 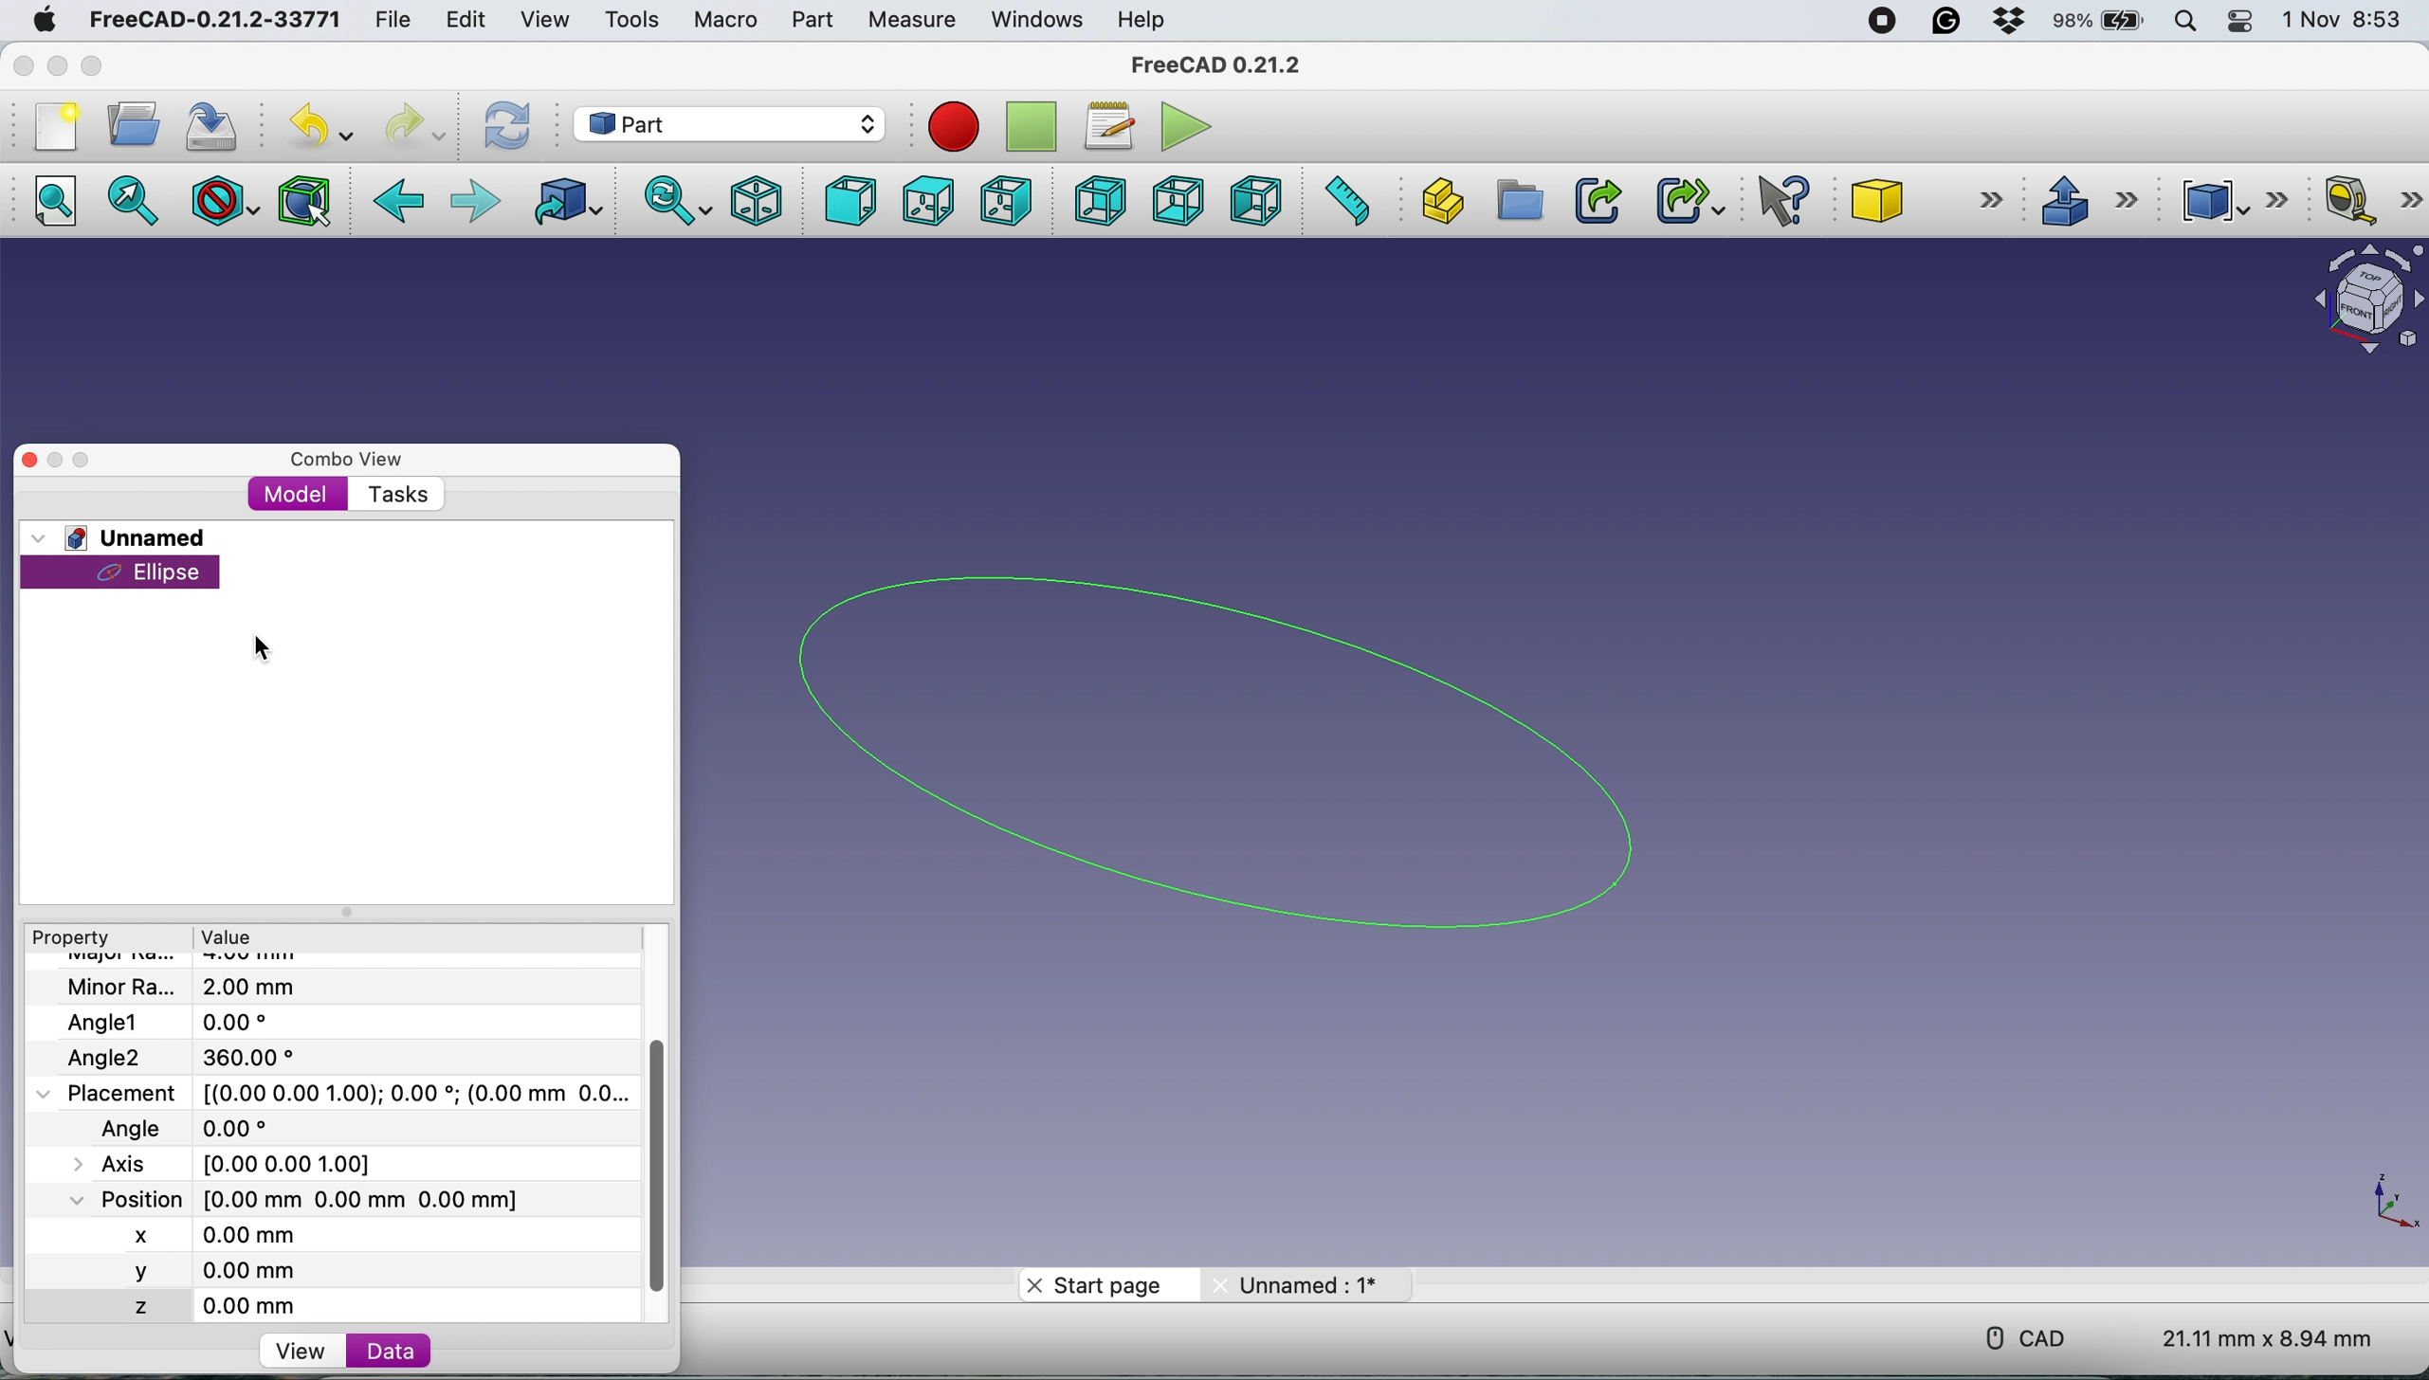 I want to click on object interface, so click(x=2353, y=295).